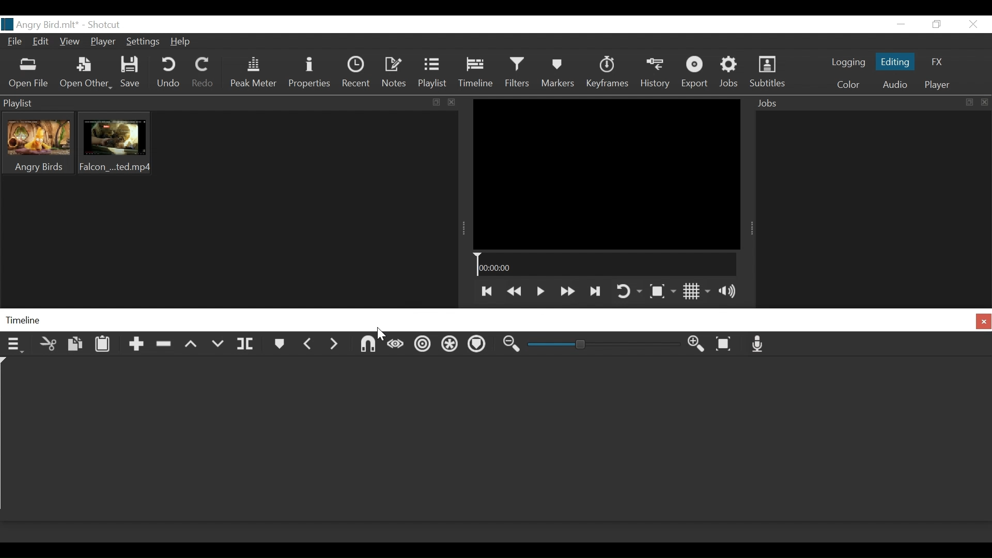 The height and width of the screenshot is (558, 992). Describe the element at coordinates (512, 346) in the screenshot. I see `Zoom timeline in` at that location.